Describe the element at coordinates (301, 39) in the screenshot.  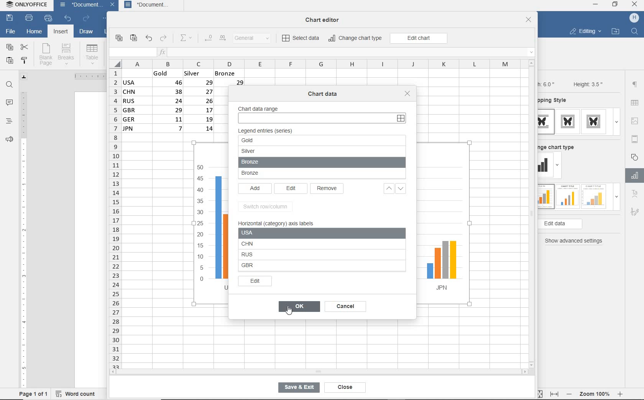
I see `select data` at that location.